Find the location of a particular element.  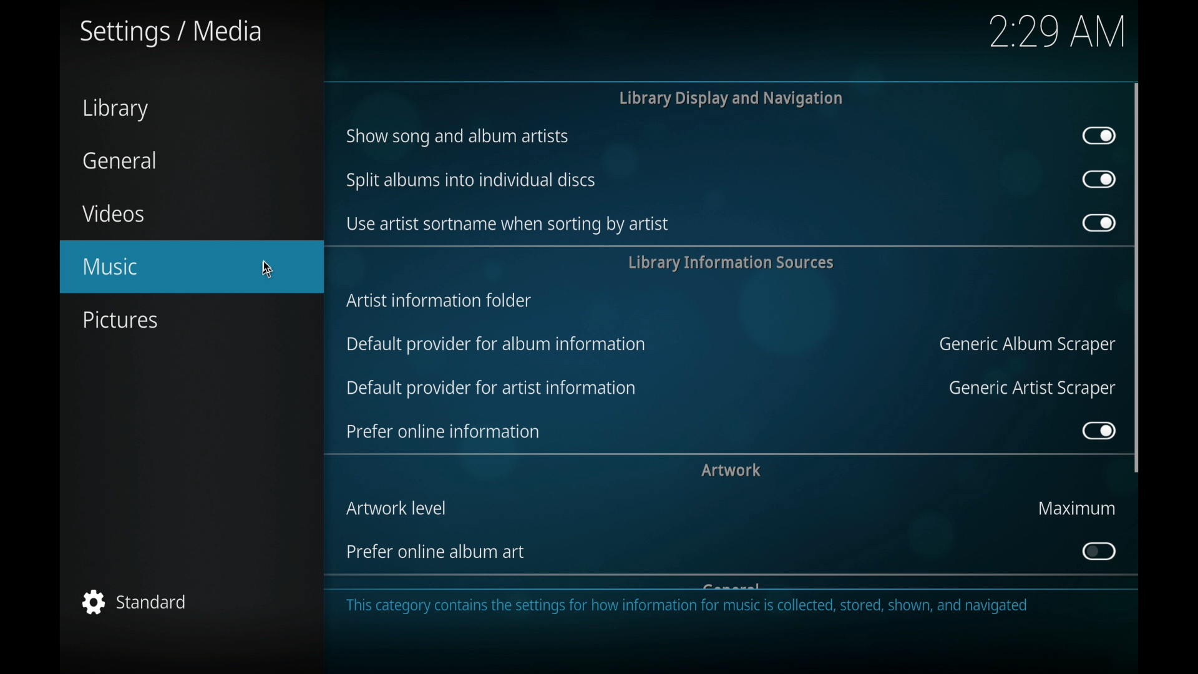

default provider for artist information is located at coordinates (491, 388).